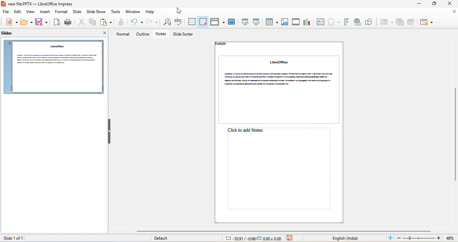 The height and width of the screenshot is (242, 458). Describe the element at coordinates (231, 22) in the screenshot. I see `master slide` at that location.